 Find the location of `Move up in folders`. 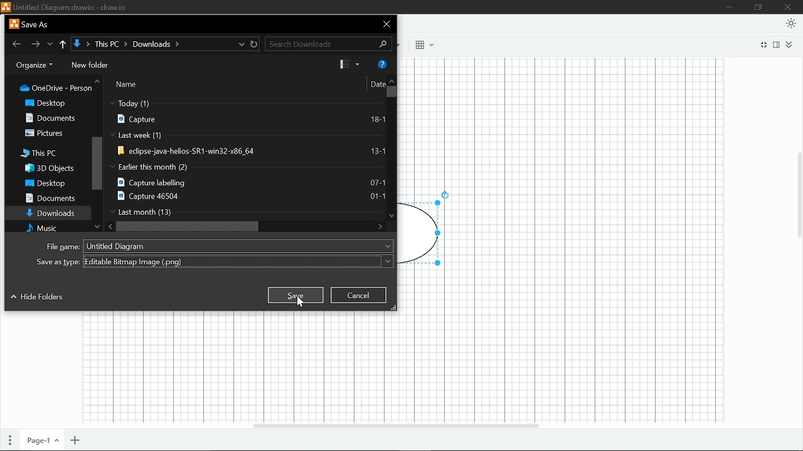

Move up in folders is located at coordinates (98, 81).